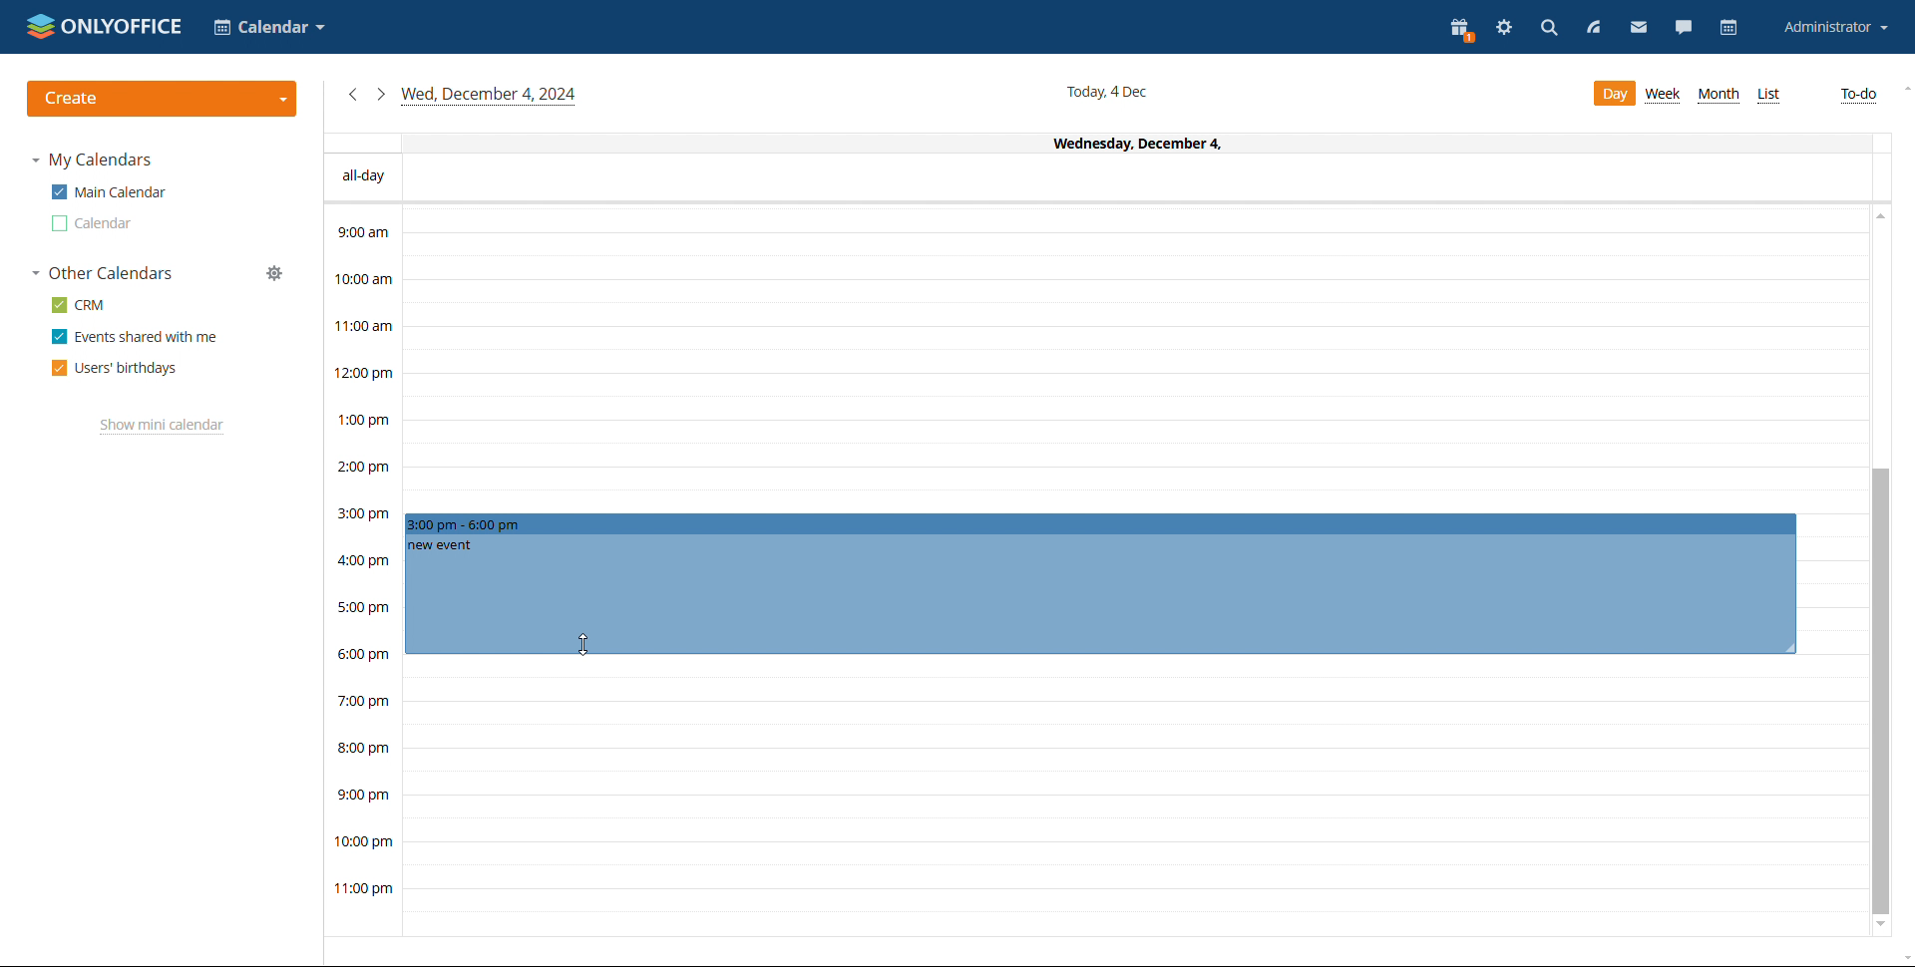 This screenshot has height=967, width=1915. I want to click on calendar, so click(1731, 27).